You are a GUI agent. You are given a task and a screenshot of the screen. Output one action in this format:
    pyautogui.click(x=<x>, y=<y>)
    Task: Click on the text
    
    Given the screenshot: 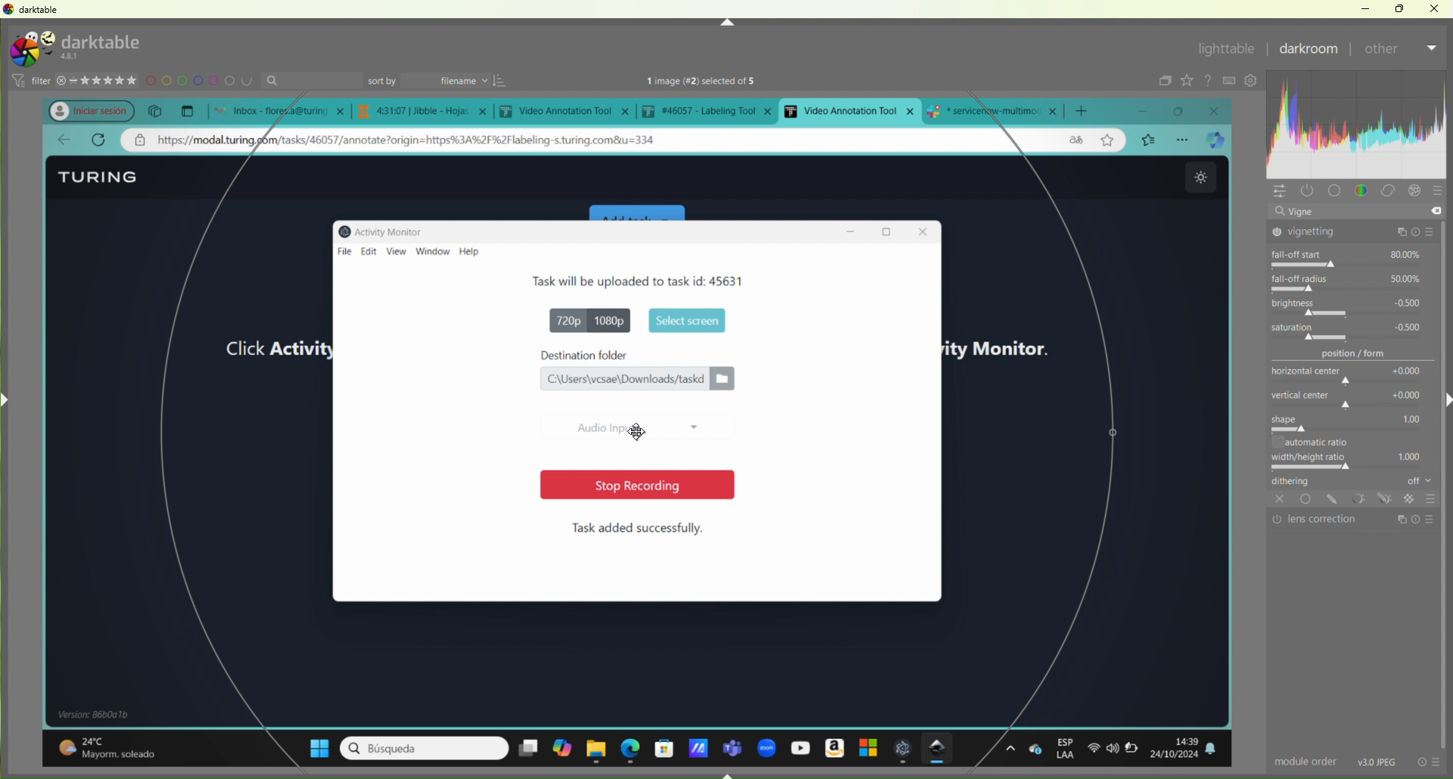 What is the action you would take?
    pyautogui.click(x=718, y=82)
    